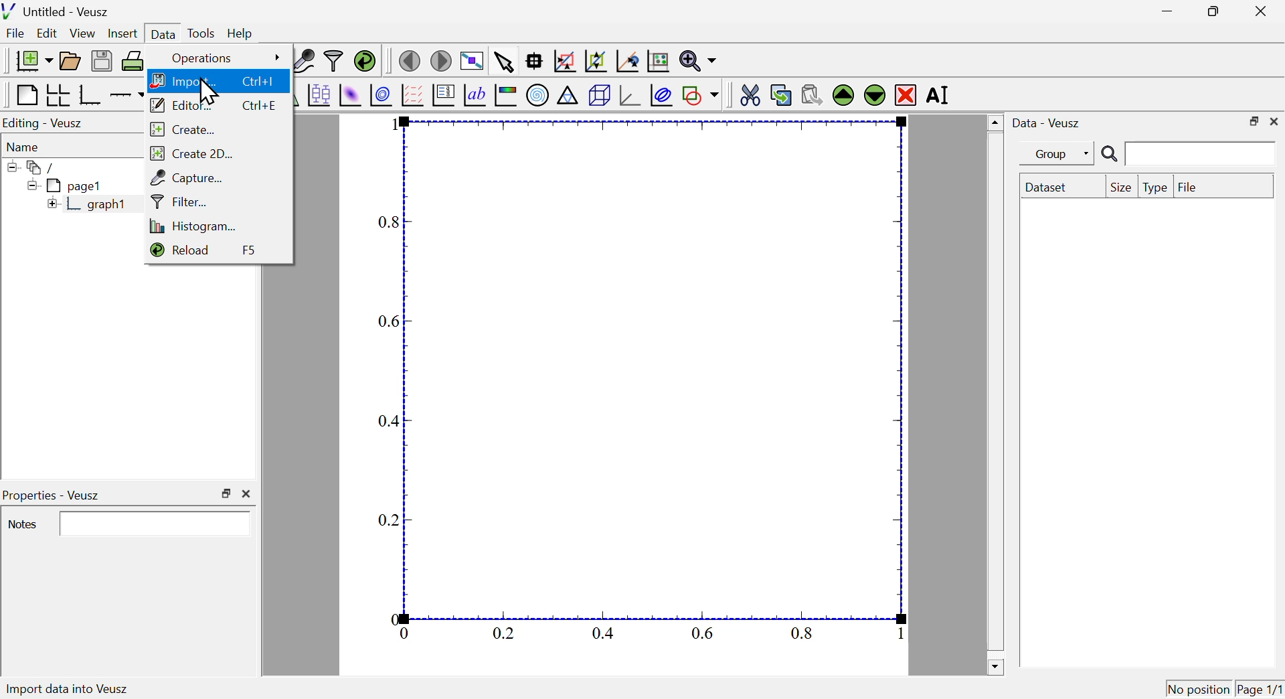  Describe the element at coordinates (503, 61) in the screenshot. I see `select items from the graph or scroll` at that location.